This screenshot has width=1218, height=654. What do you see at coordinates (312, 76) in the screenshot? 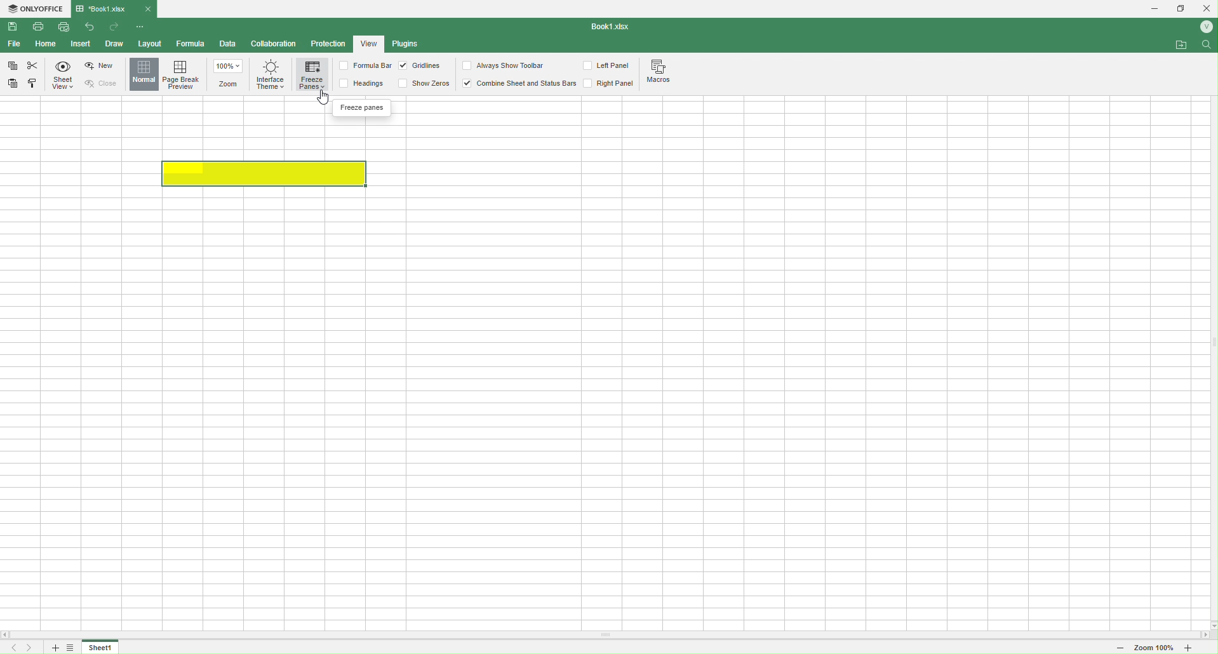
I see `Freeze Panes` at bounding box center [312, 76].